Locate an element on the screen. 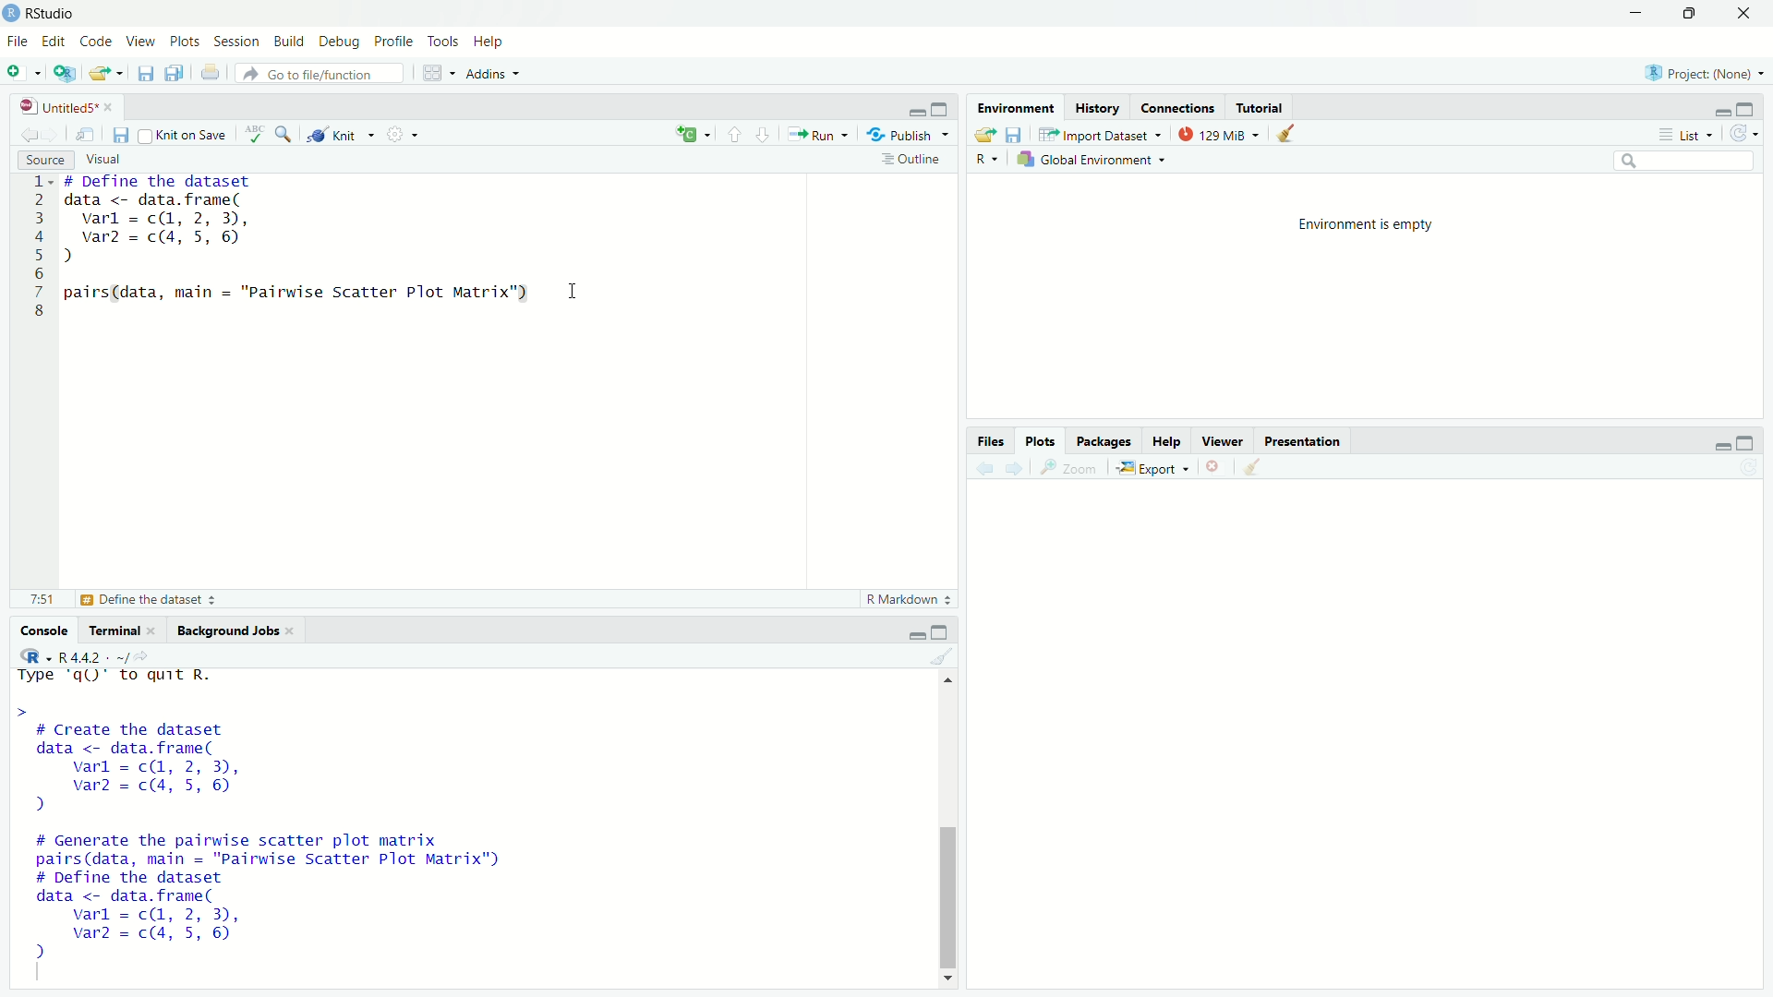  Run the current line or selection (Ctrl + Enter) is located at coordinates (815, 133).